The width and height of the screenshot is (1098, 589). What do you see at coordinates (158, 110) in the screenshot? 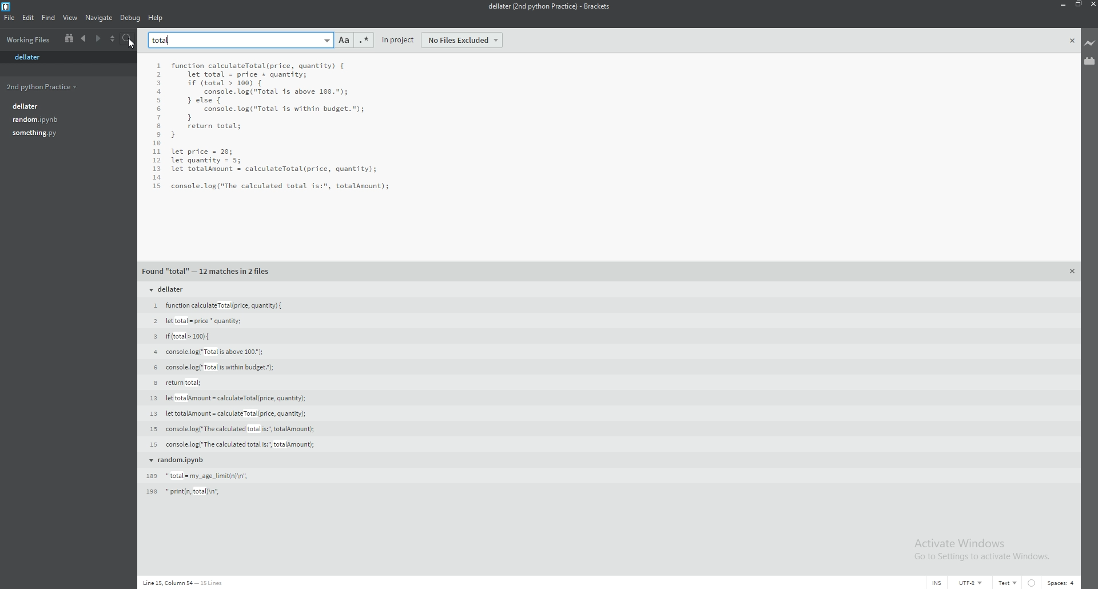
I see `6` at bounding box center [158, 110].